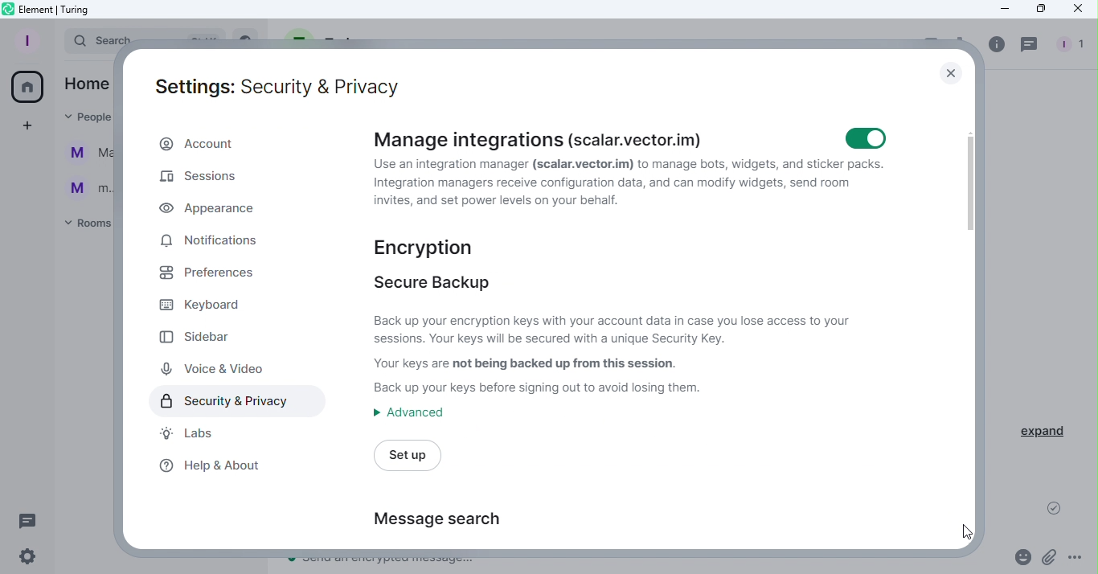 This screenshot has height=574, width=1098. What do you see at coordinates (200, 337) in the screenshot?
I see `Sidebar` at bounding box center [200, 337].